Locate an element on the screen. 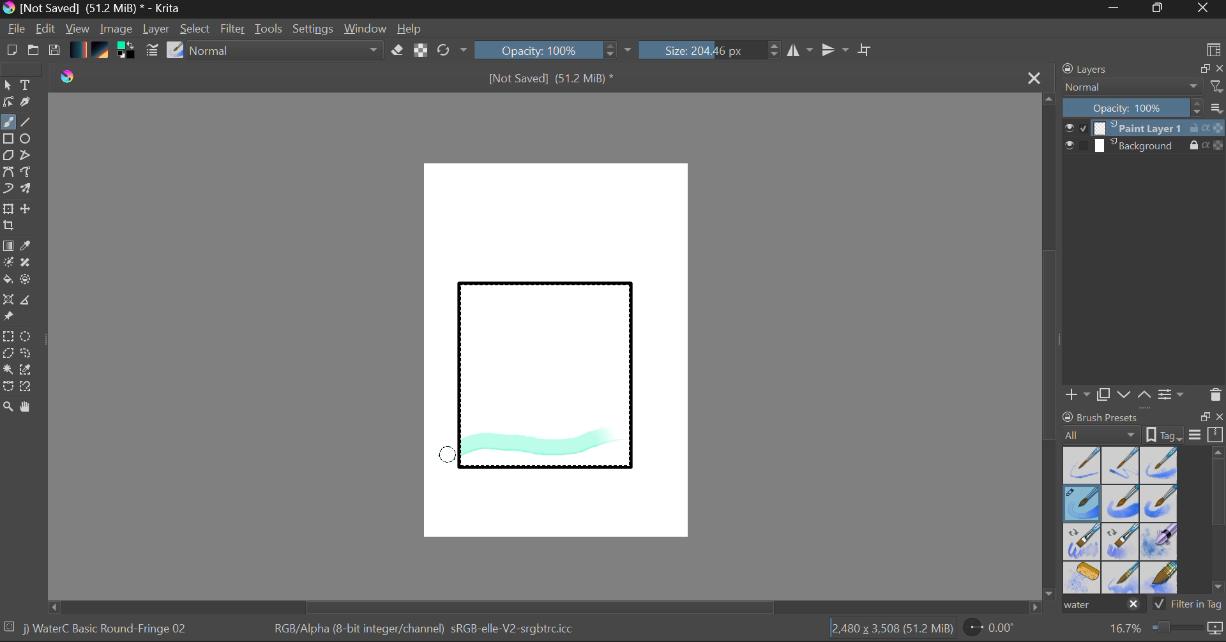 The height and width of the screenshot is (642, 1226). File is located at coordinates (17, 31).